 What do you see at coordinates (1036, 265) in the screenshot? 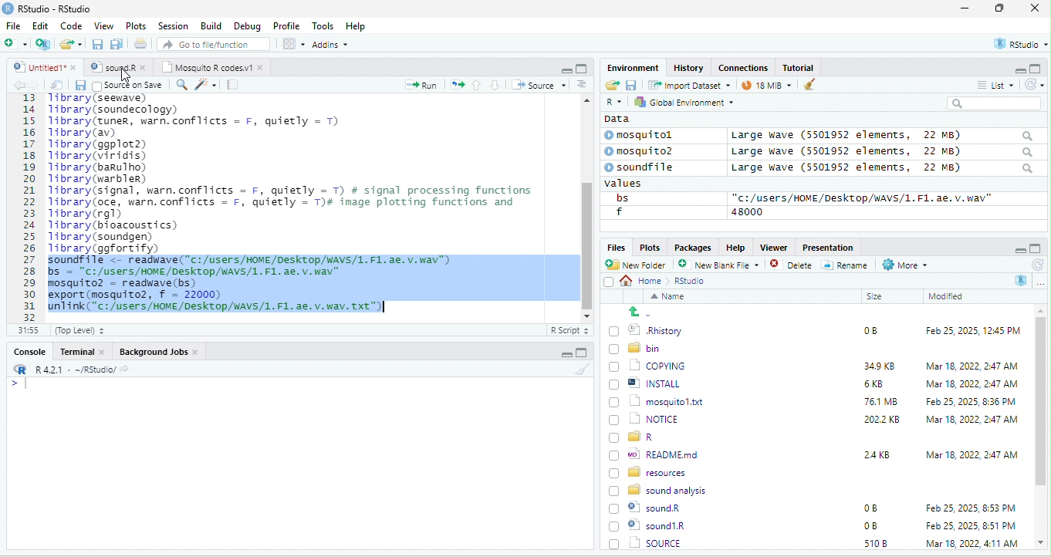
I see `refresh` at bounding box center [1036, 265].